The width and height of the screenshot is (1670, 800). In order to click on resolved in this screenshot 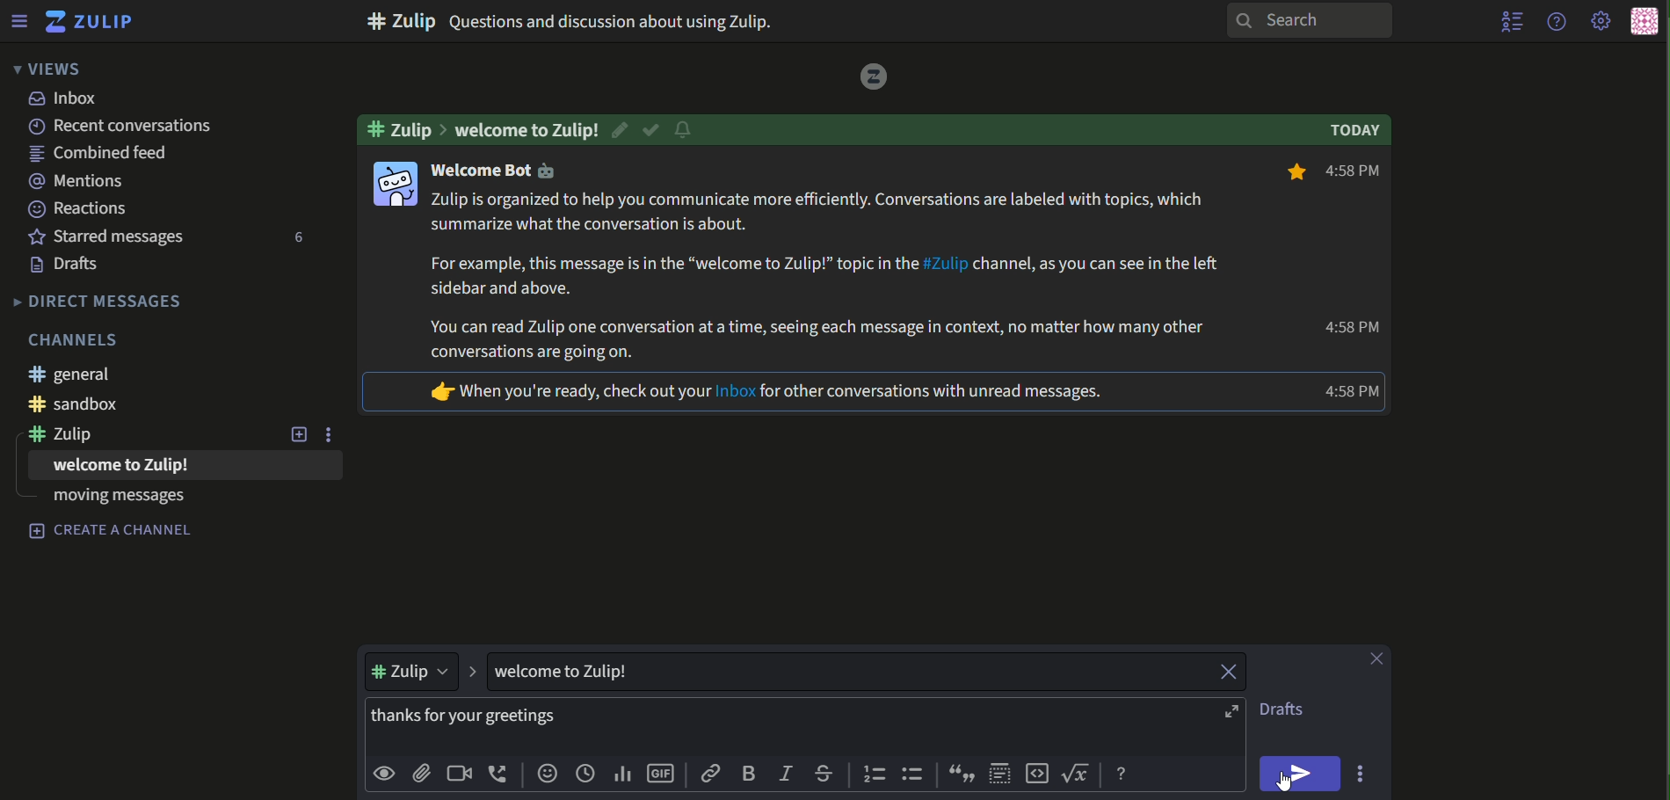, I will do `click(652, 130)`.